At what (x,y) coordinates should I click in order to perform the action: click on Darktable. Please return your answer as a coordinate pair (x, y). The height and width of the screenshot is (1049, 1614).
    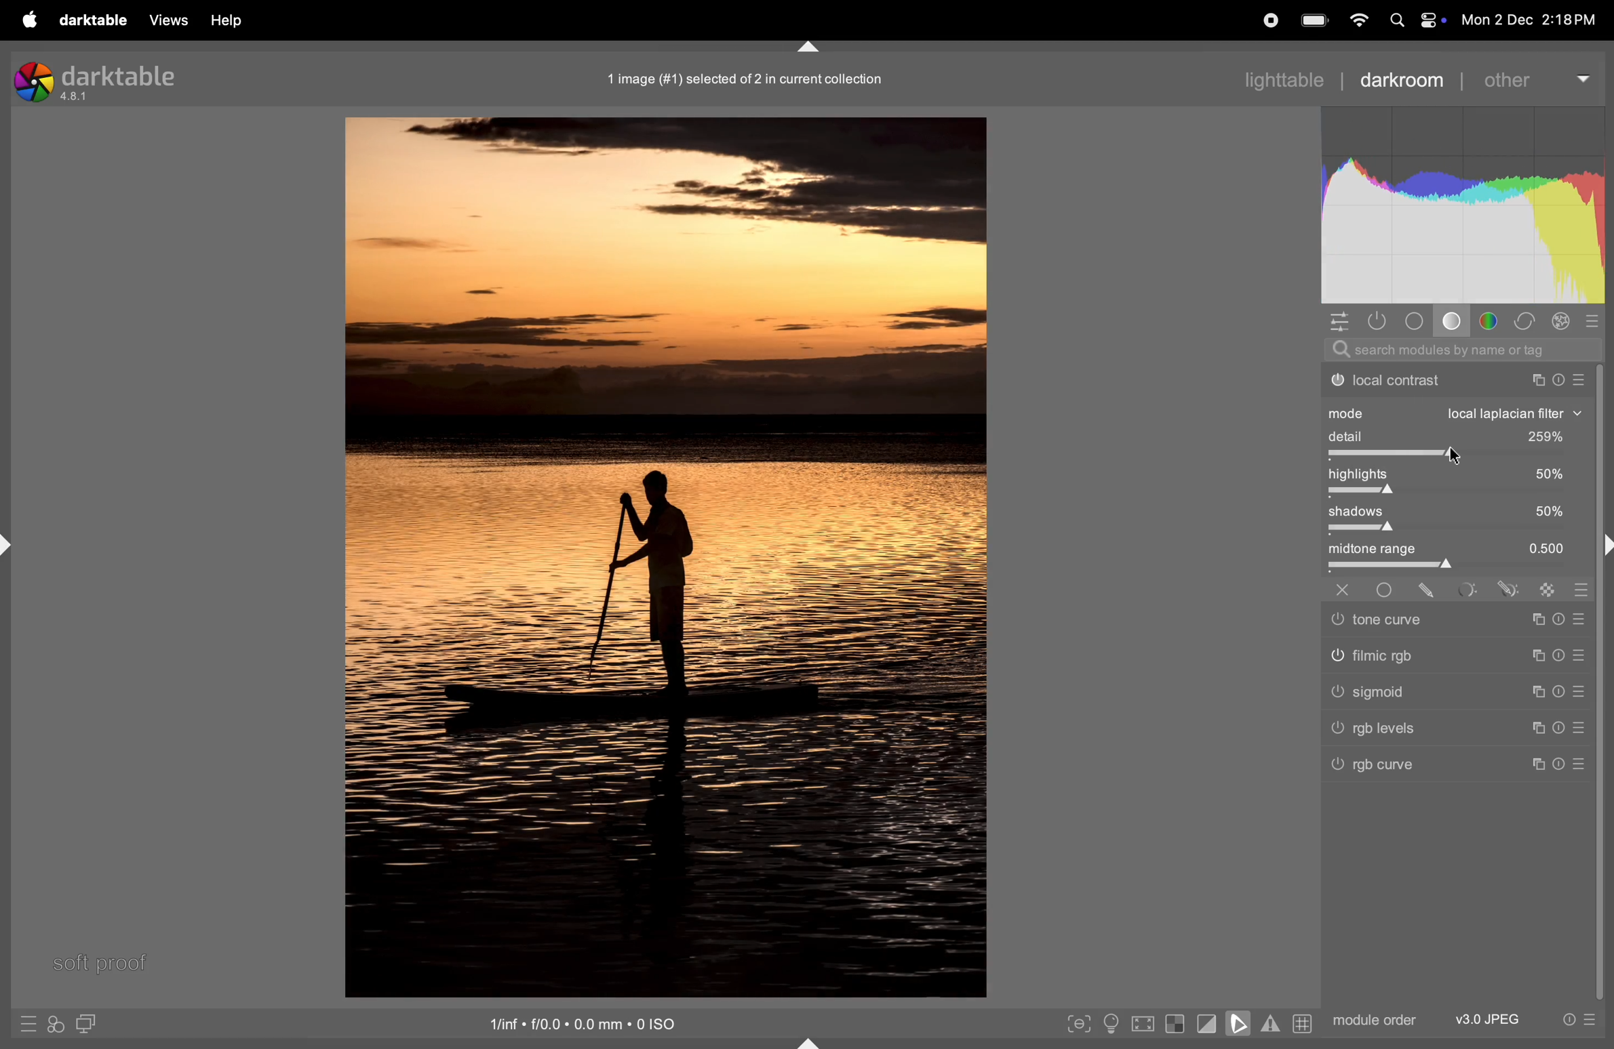
    Looking at the image, I should click on (102, 80).